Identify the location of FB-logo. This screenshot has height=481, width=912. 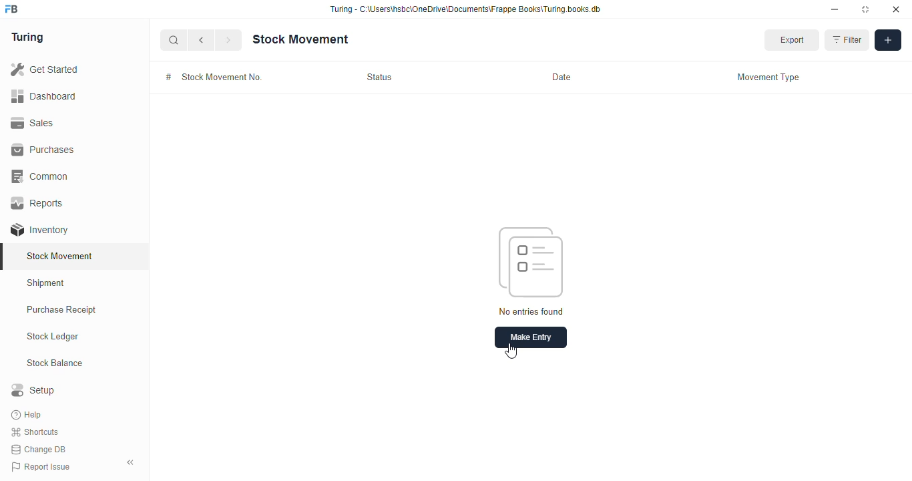
(11, 9).